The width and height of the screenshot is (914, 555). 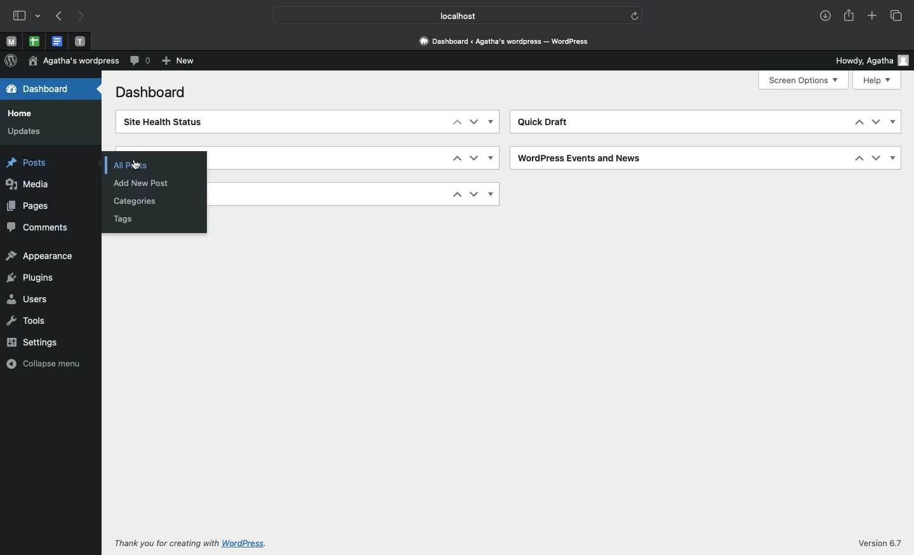 What do you see at coordinates (136, 202) in the screenshot?
I see `Categories` at bounding box center [136, 202].